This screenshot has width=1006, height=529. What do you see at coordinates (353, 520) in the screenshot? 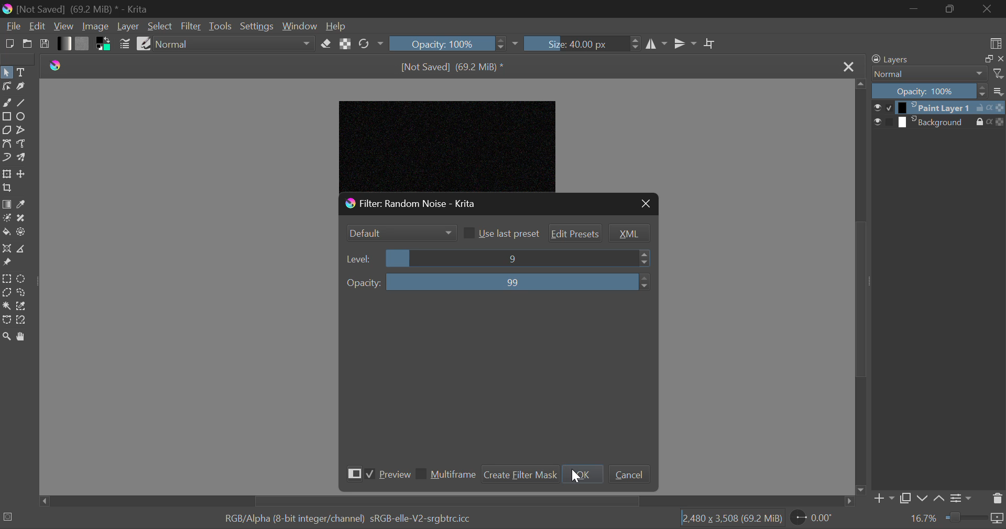
I see `rgb/alpha (8-bit integer/channel) srgb-elle-v2-srgbtrc.icc` at bounding box center [353, 520].